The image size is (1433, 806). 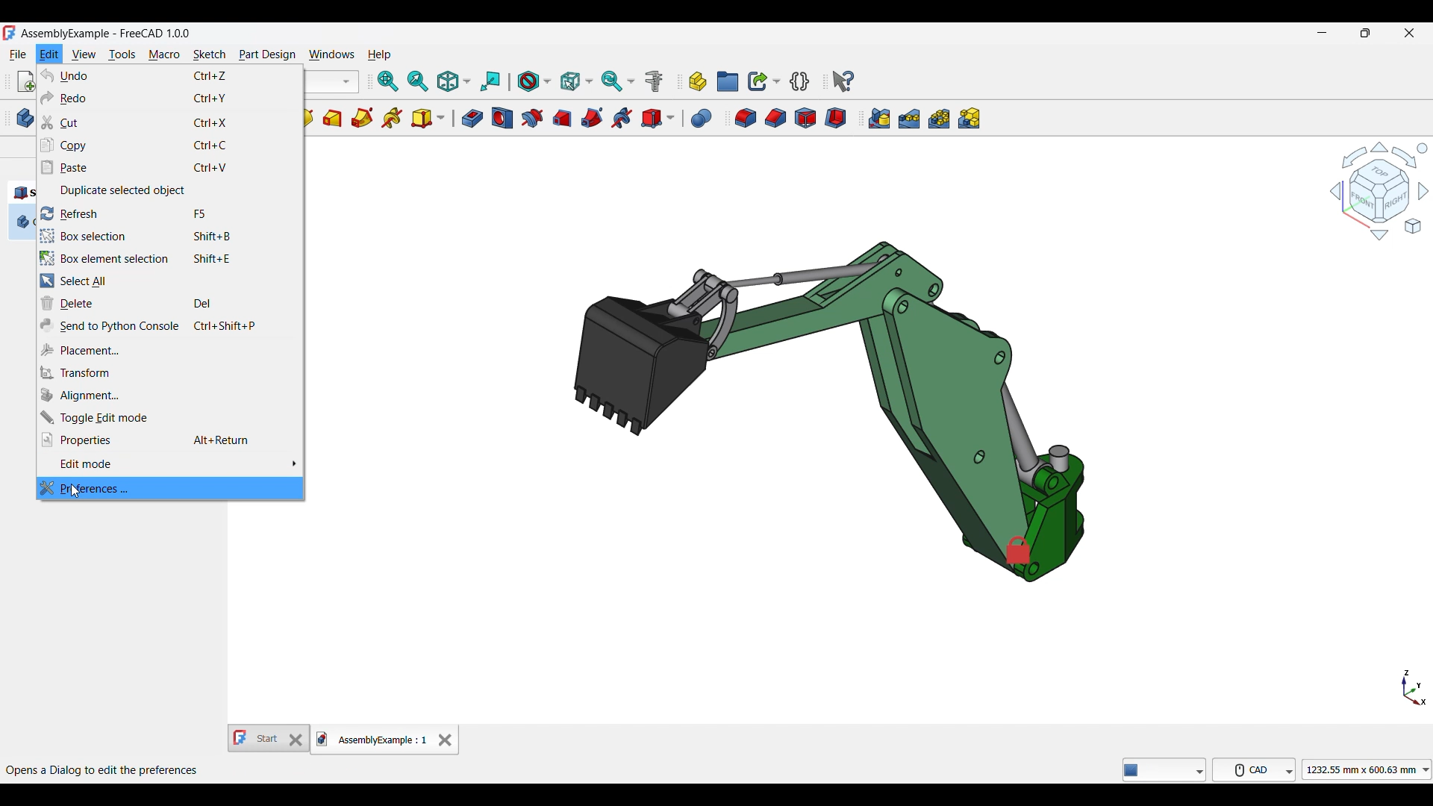 What do you see at coordinates (9, 33) in the screenshot?
I see `Software logo` at bounding box center [9, 33].